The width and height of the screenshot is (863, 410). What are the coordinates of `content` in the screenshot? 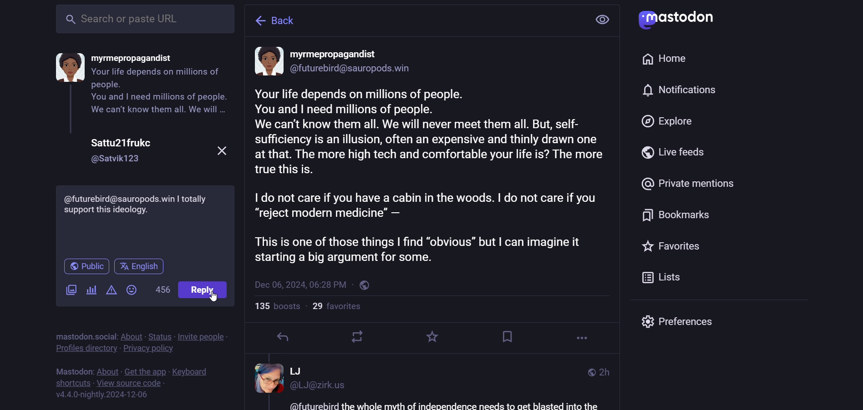 It's located at (431, 176).